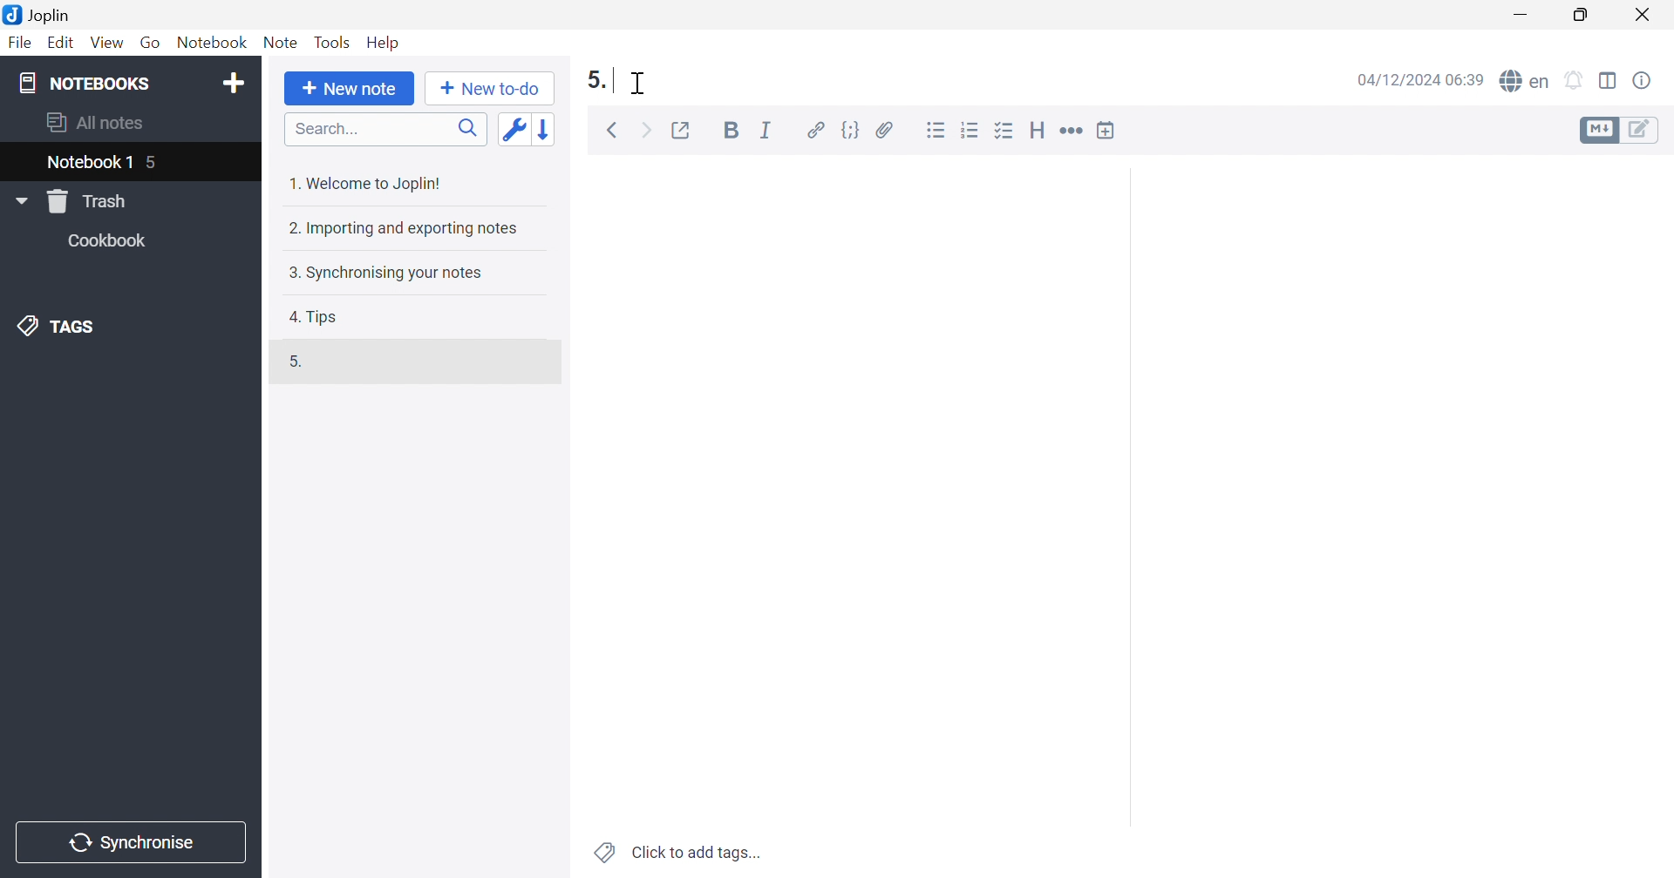 The width and height of the screenshot is (1674, 878). Describe the element at coordinates (1111, 129) in the screenshot. I see `Insert time` at that location.